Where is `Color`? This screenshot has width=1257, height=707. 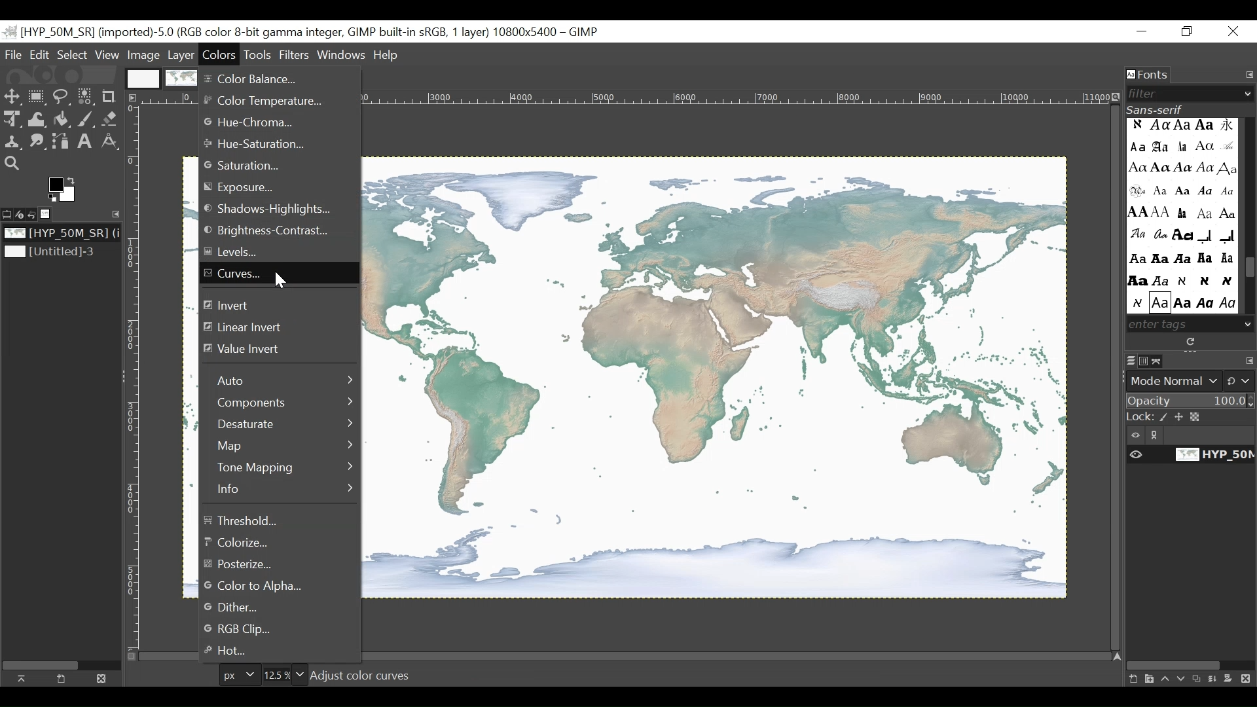 Color is located at coordinates (215, 56).